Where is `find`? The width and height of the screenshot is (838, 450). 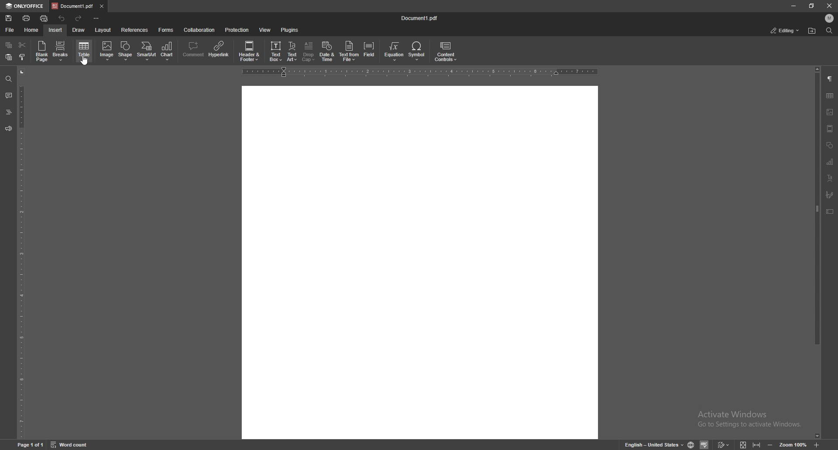
find is located at coordinates (830, 31).